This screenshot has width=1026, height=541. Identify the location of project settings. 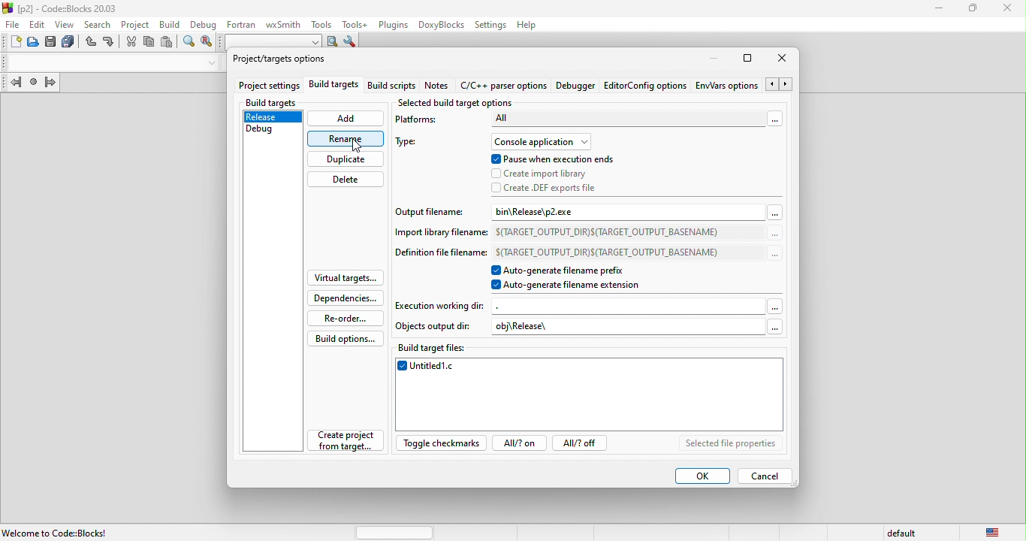
(269, 85).